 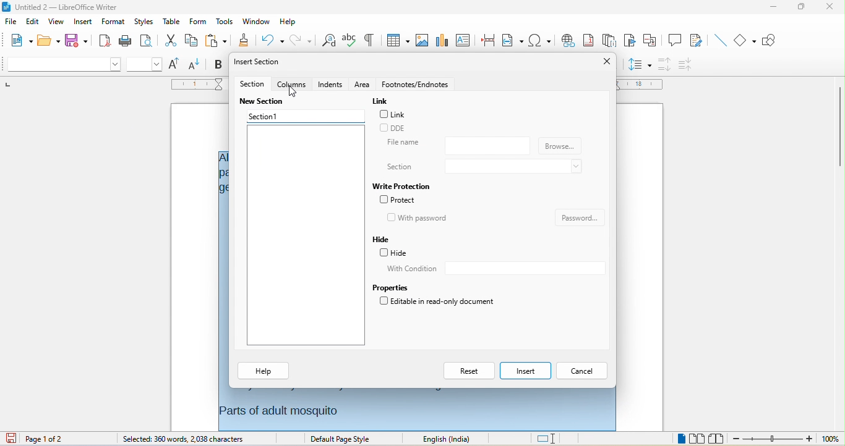 What do you see at coordinates (144, 21) in the screenshot?
I see `styles` at bounding box center [144, 21].